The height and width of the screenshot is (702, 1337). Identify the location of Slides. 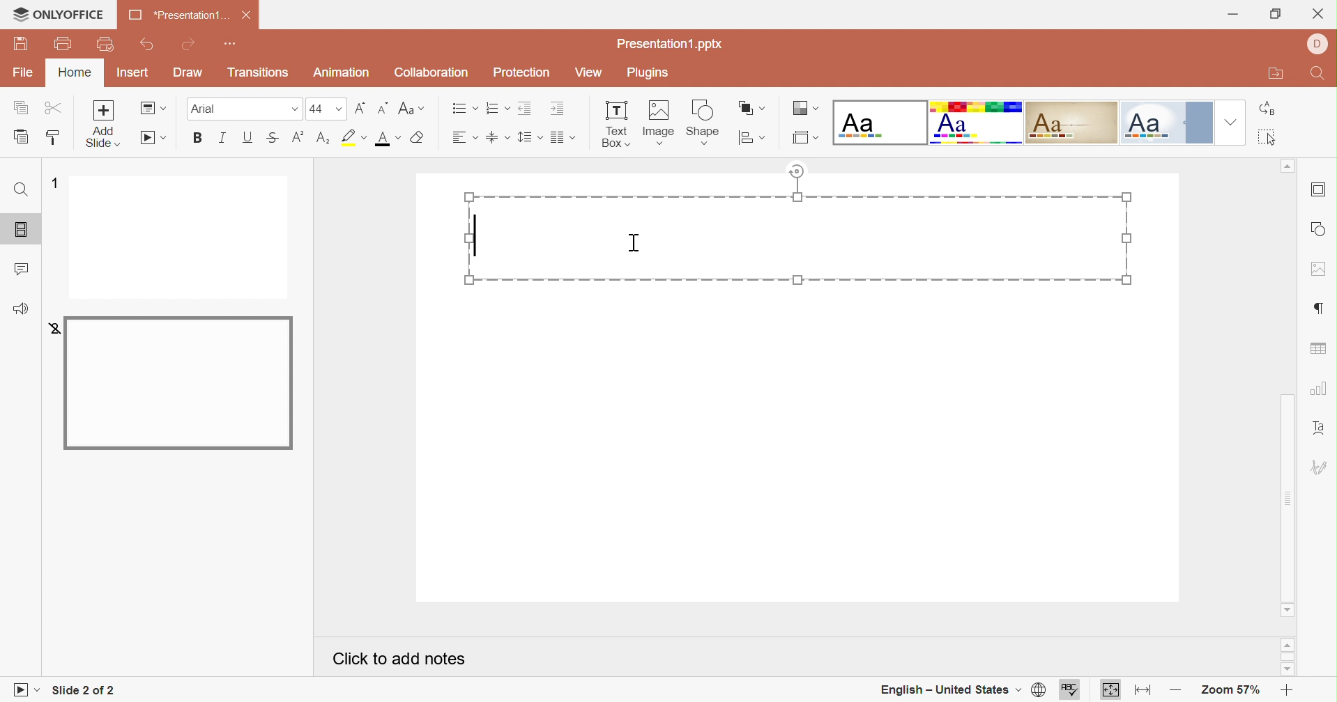
(17, 229).